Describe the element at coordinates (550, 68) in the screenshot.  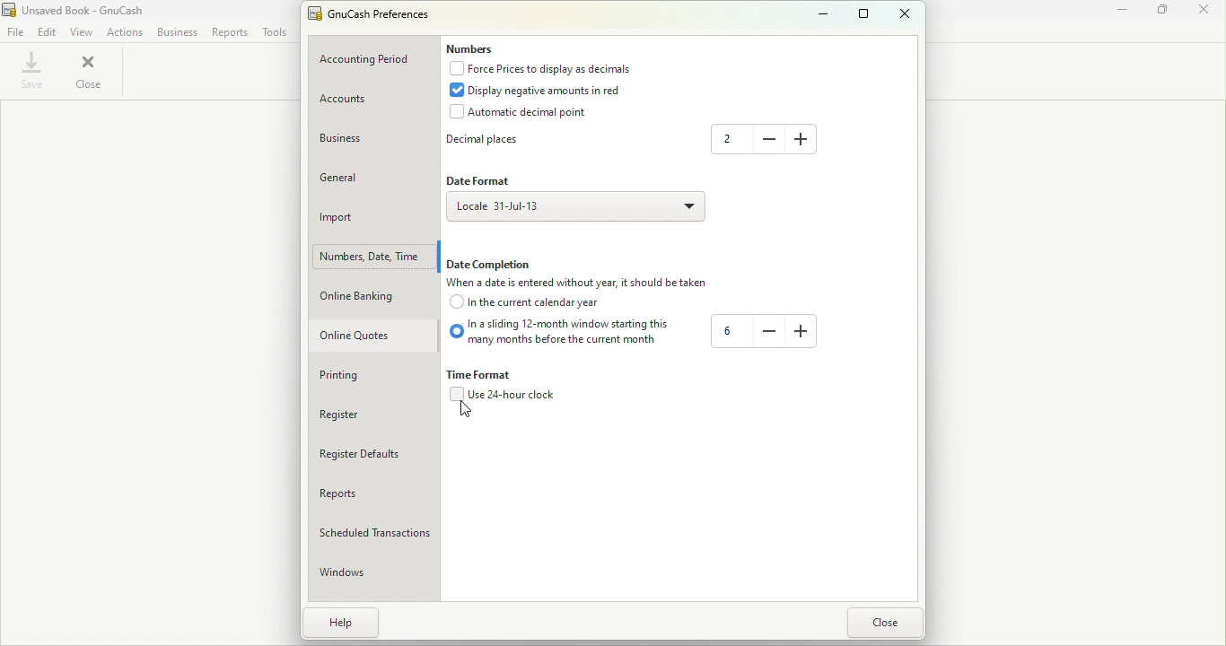
I see `Force prices to display as decimals` at that location.